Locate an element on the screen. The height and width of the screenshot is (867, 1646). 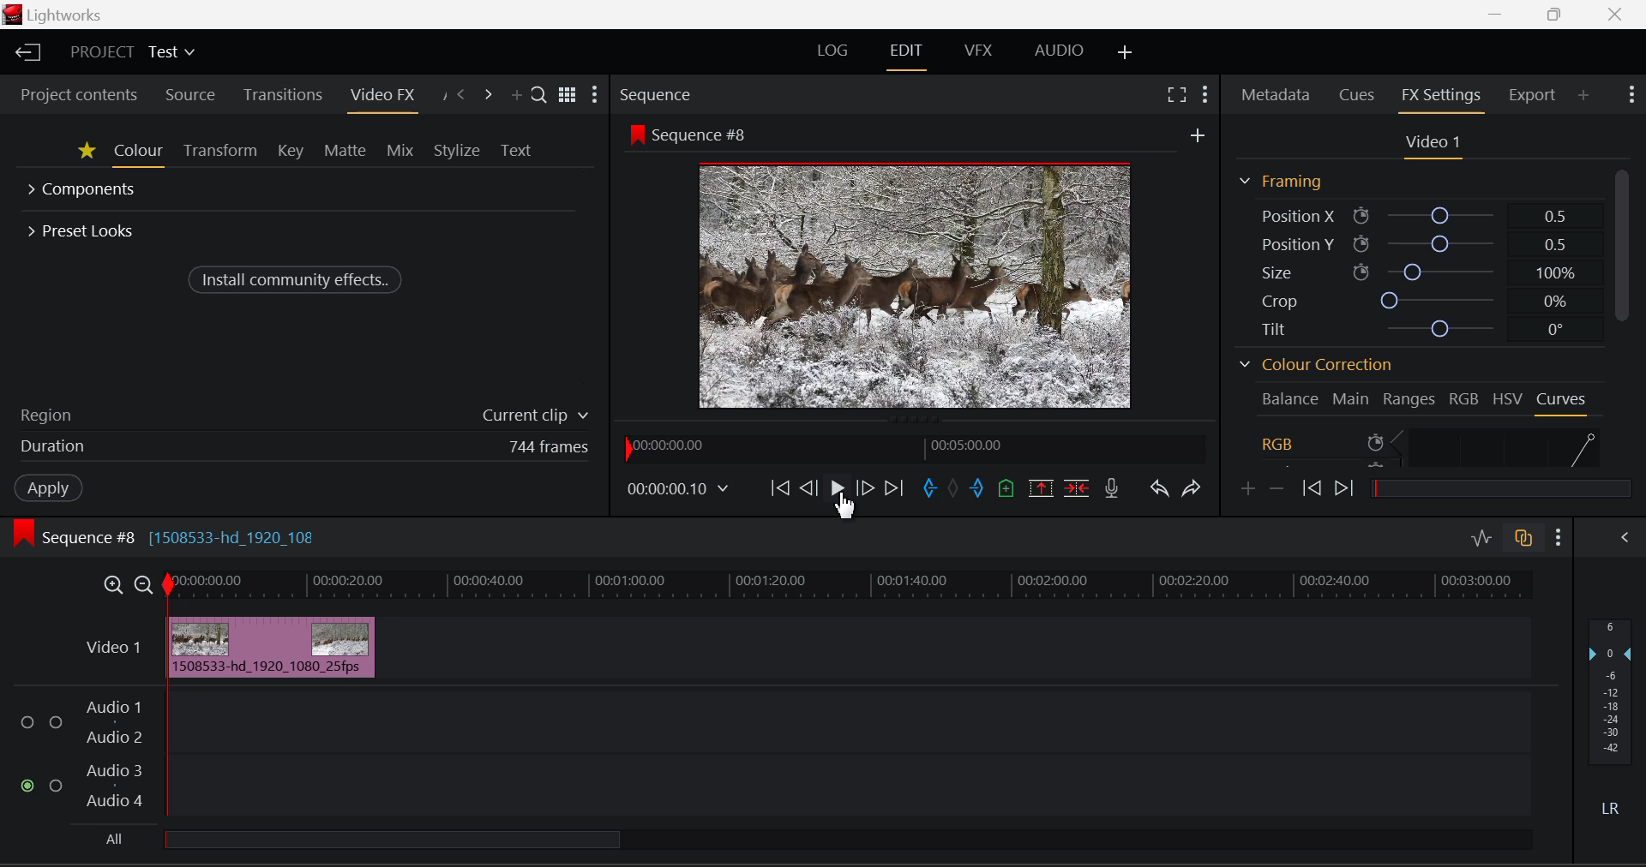
Back to Homepage is located at coordinates (25, 52).